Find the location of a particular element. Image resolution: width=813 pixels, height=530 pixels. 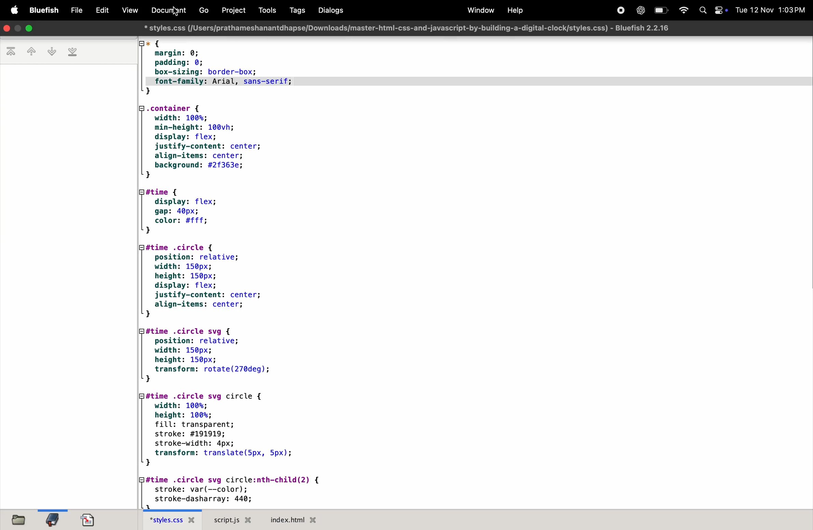

Last bookmark is located at coordinates (74, 52).